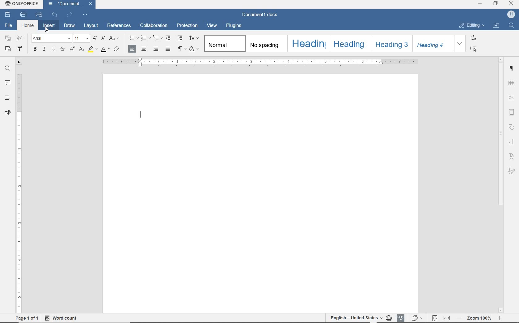  What do you see at coordinates (20, 4) in the screenshot?
I see `ONLYOFFICE (Application name)` at bounding box center [20, 4].